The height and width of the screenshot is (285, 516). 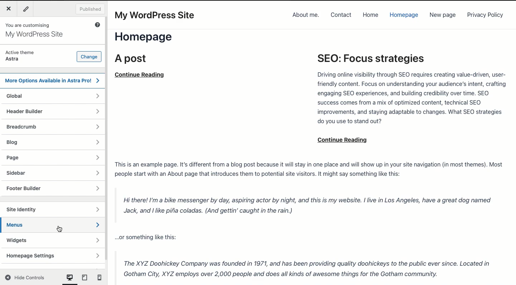 What do you see at coordinates (37, 30) in the screenshot?
I see `You are customizing ` at bounding box center [37, 30].